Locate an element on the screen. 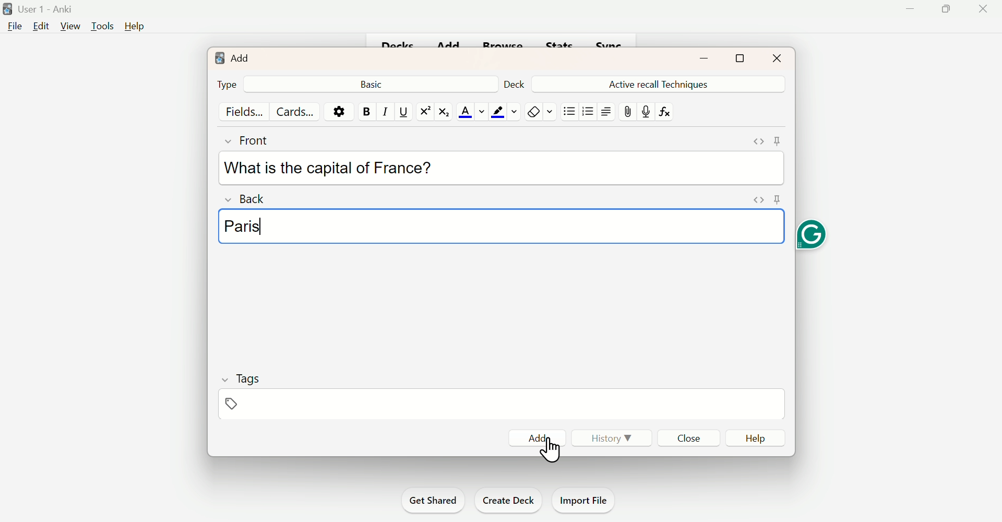  Edit is located at coordinates (40, 26).